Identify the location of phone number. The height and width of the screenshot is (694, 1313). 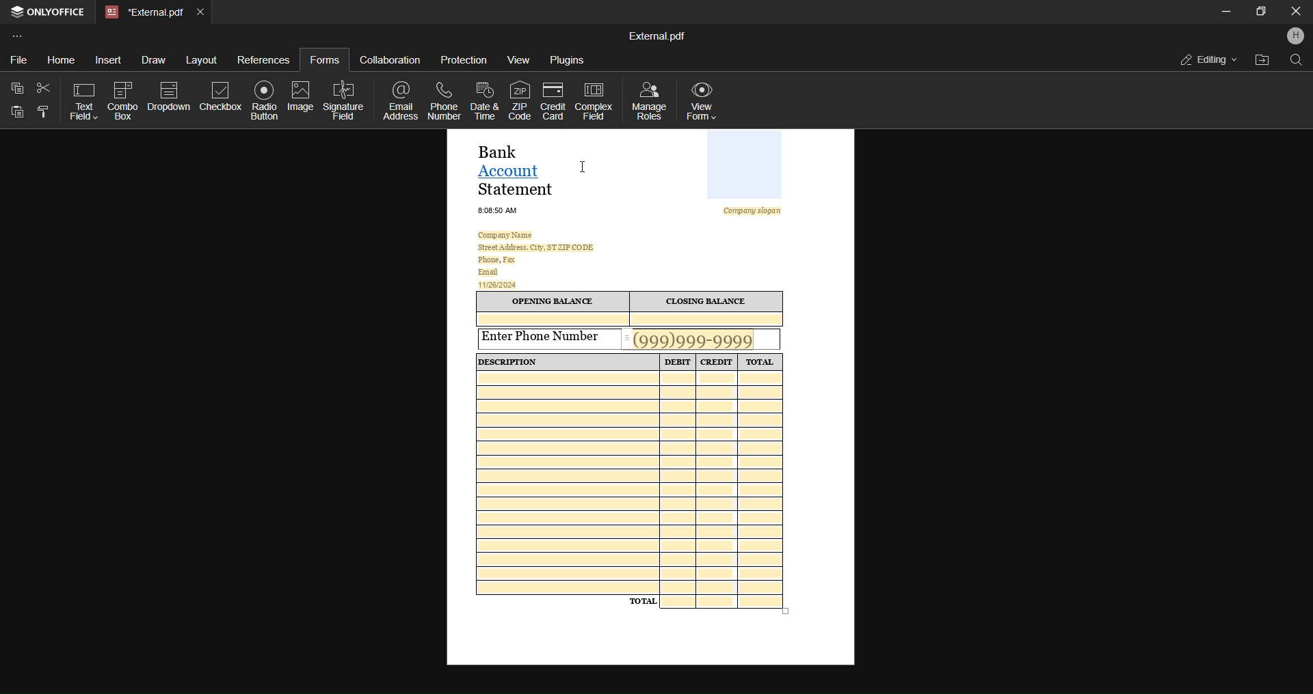
(444, 99).